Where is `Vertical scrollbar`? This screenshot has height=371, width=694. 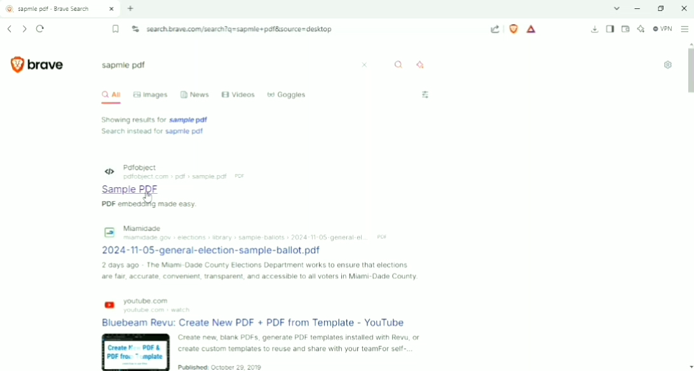 Vertical scrollbar is located at coordinates (690, 71).